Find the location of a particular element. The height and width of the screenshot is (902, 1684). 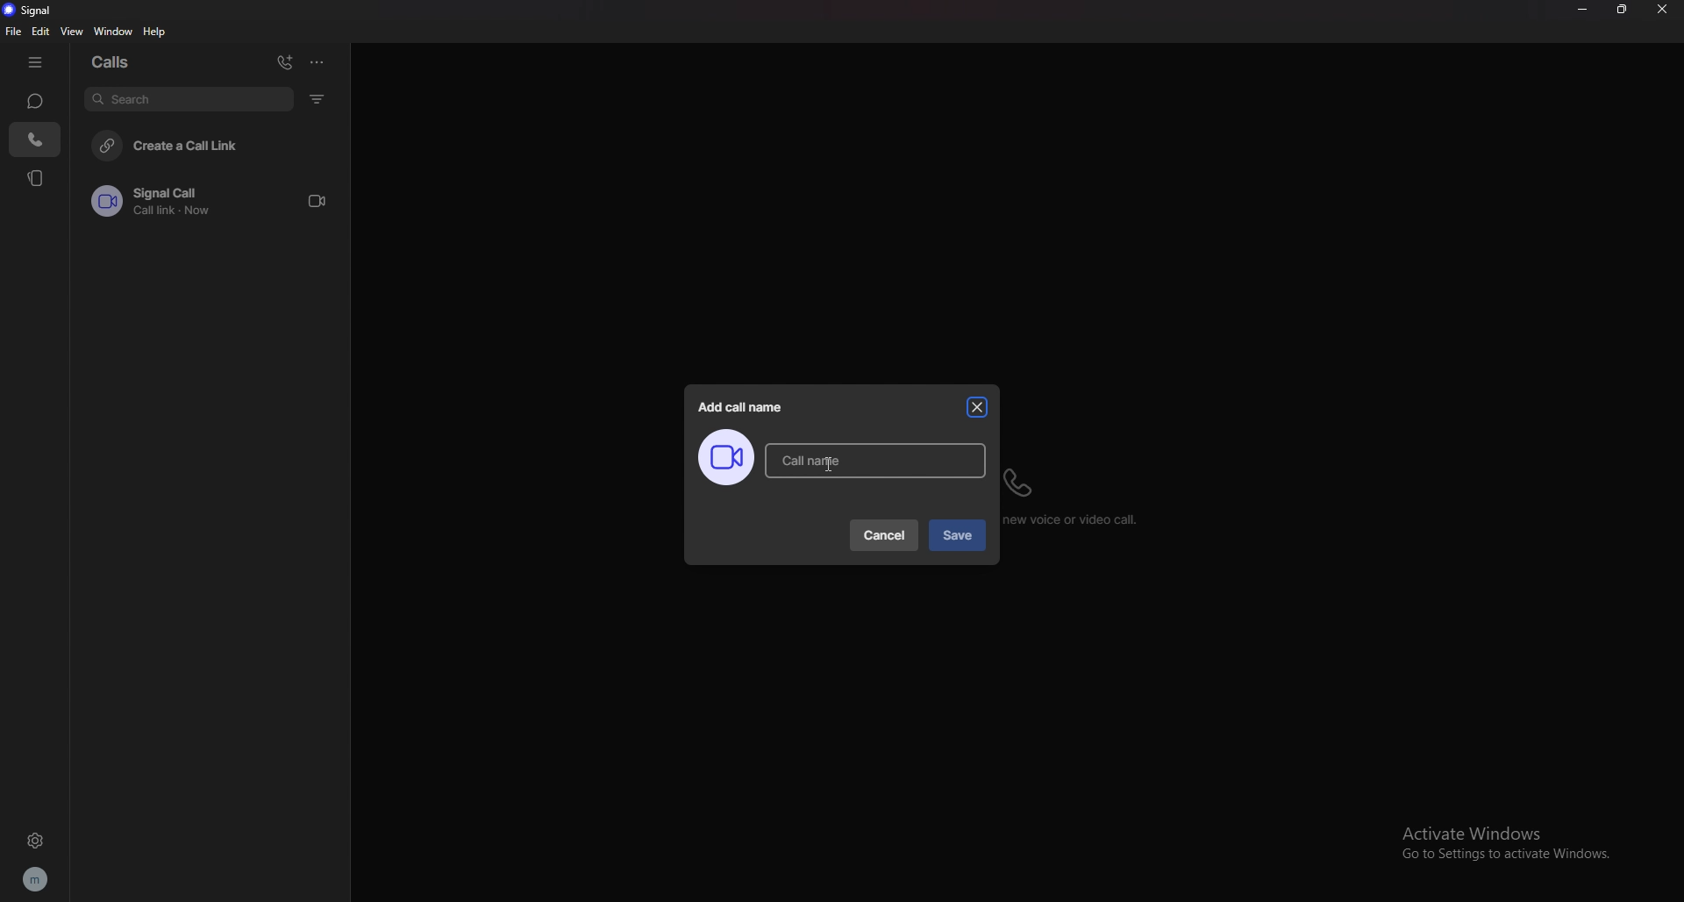

filter is located at coordinates (319, 98).